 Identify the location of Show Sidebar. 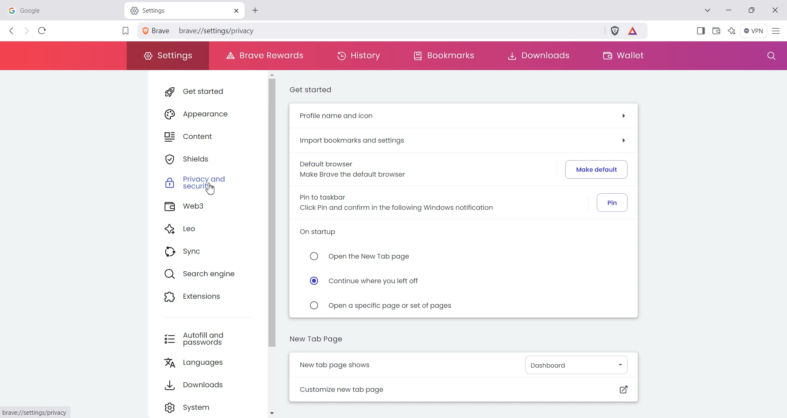
(701, 30).